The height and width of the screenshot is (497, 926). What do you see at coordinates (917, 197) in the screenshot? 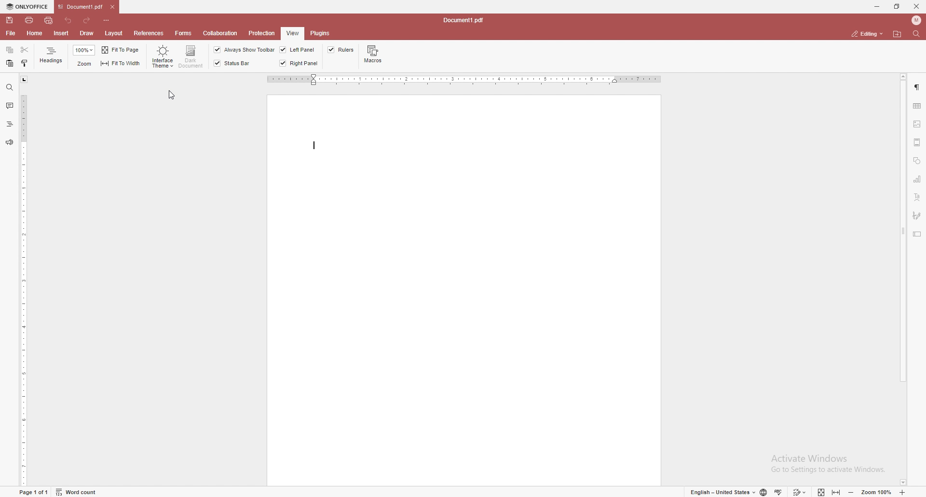
I see `text art` at bounding box center [917, 197].